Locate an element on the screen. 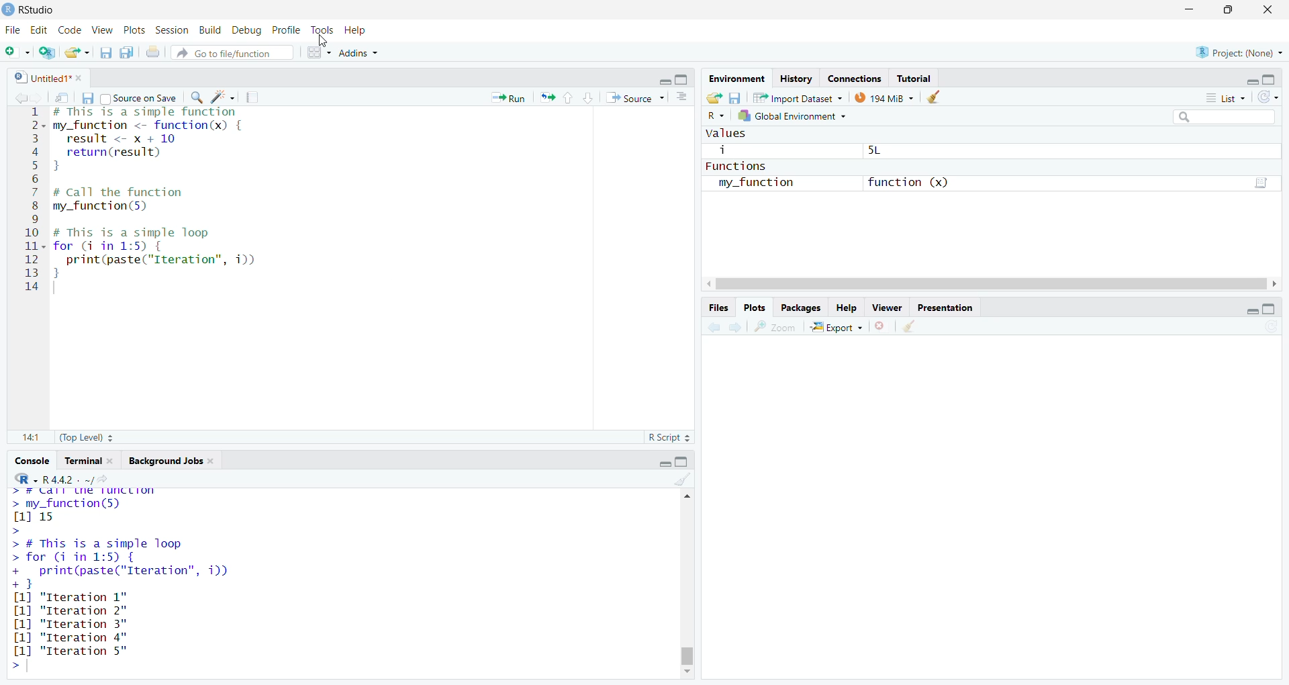 This screenshot has height=685, width=1289. close is located at coordinates (83, 77).